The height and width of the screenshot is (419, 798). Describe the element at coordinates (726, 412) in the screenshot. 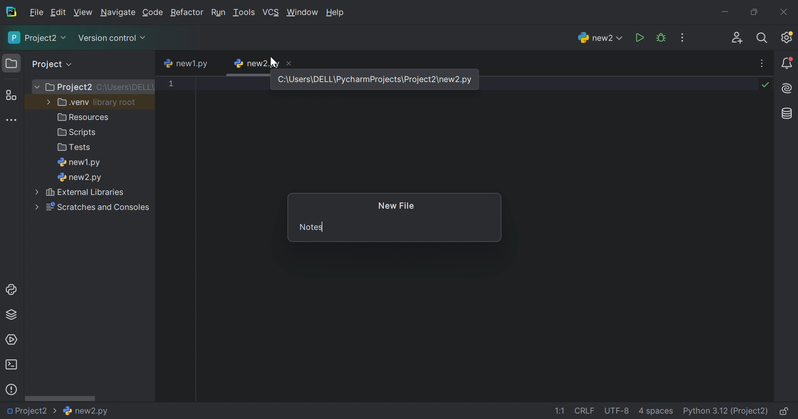

I see `Python 3:12 (Project2)` at that location.